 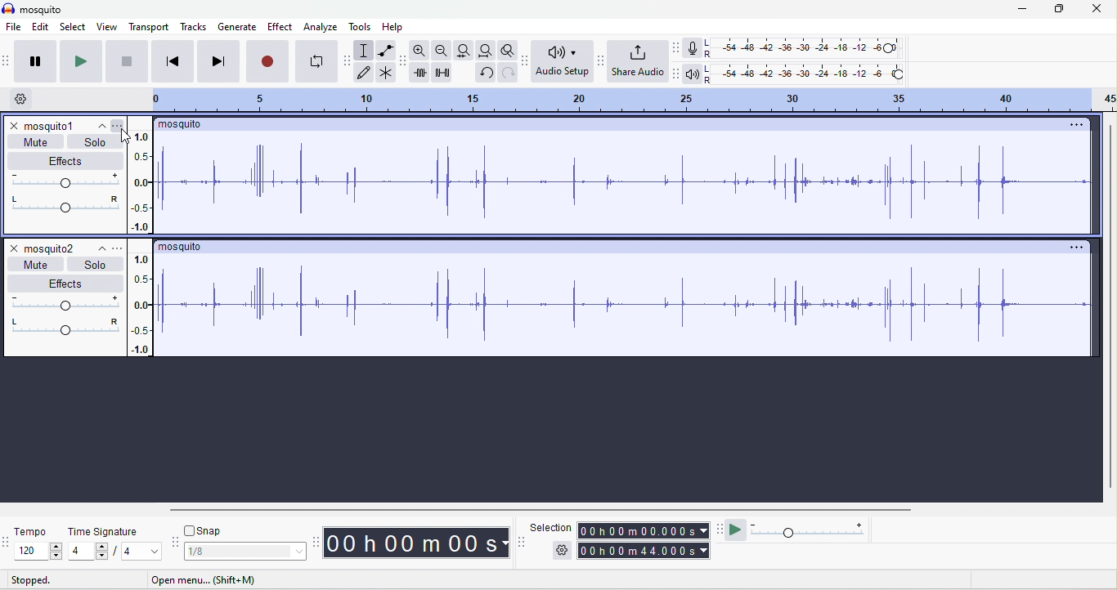 I want to click on transport, so click(x=148, y=27).